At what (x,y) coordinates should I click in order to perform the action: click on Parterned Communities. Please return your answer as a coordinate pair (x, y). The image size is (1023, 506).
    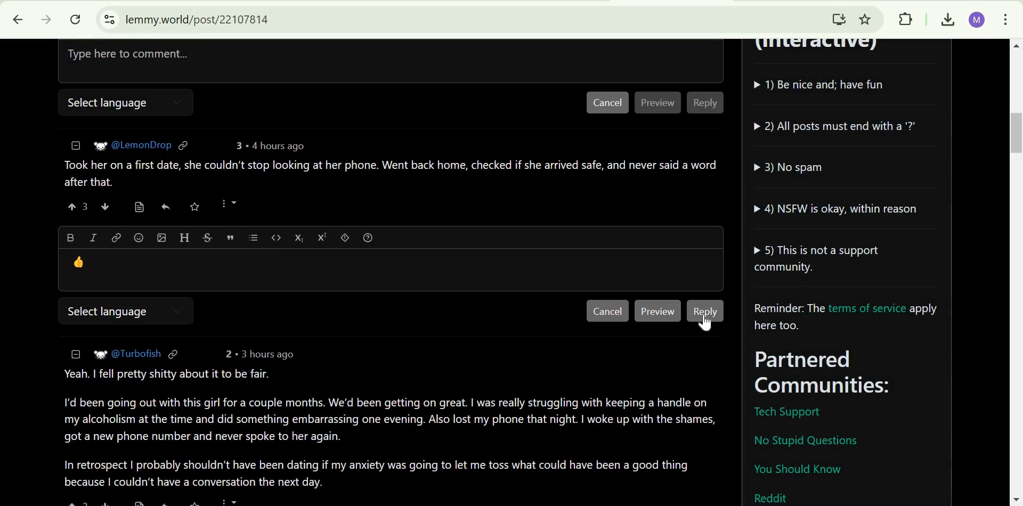
    Looking at the image, I should click on (851, 373).